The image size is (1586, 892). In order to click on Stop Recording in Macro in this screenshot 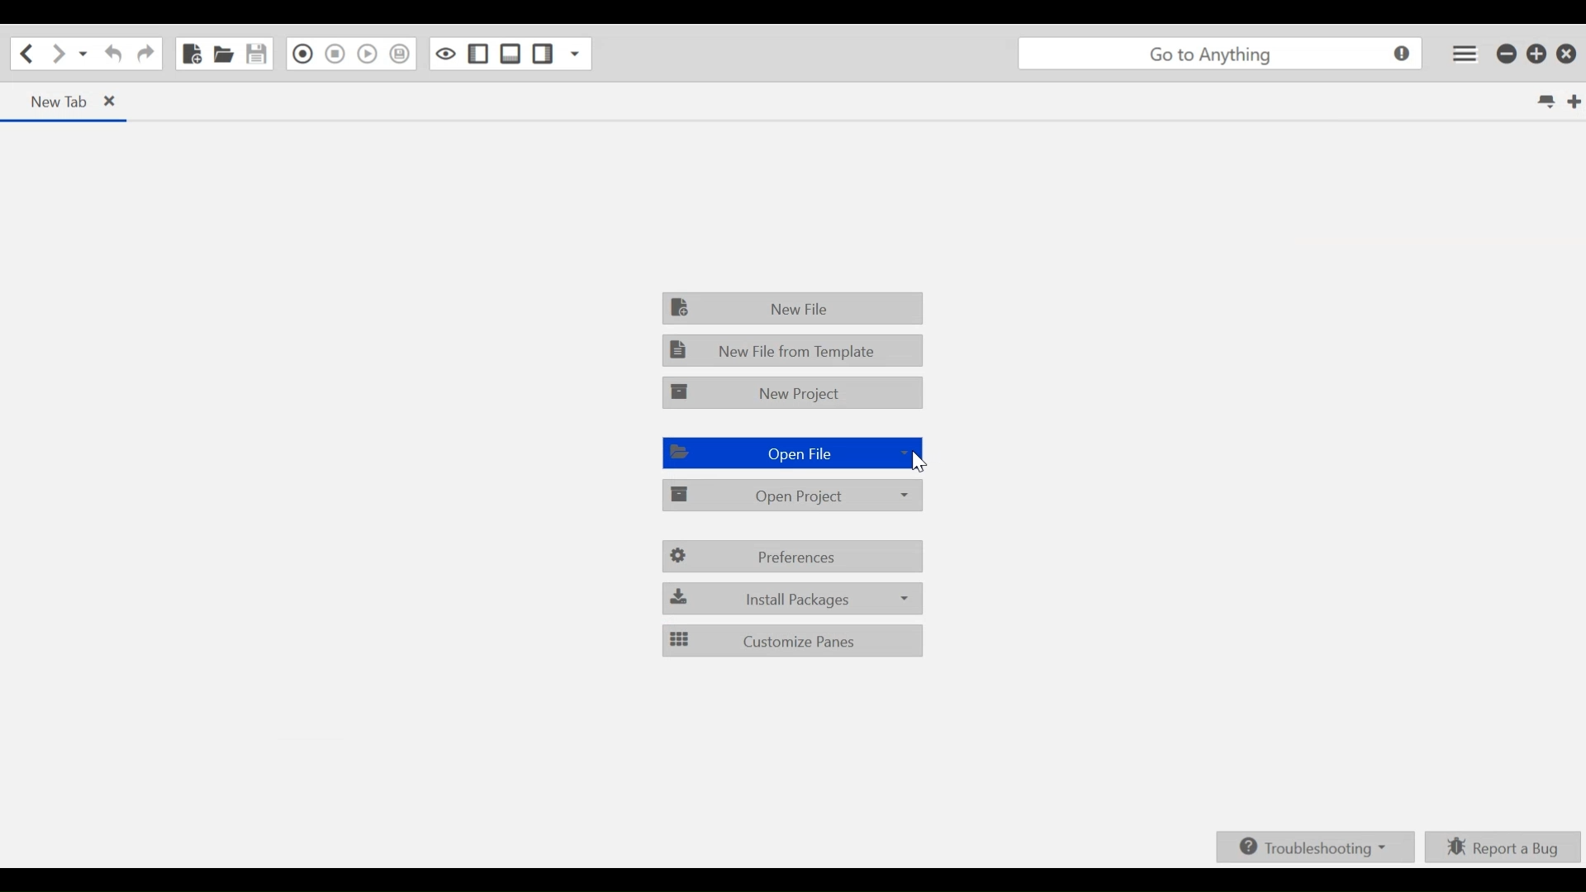, I will do `click(333, 55)`.